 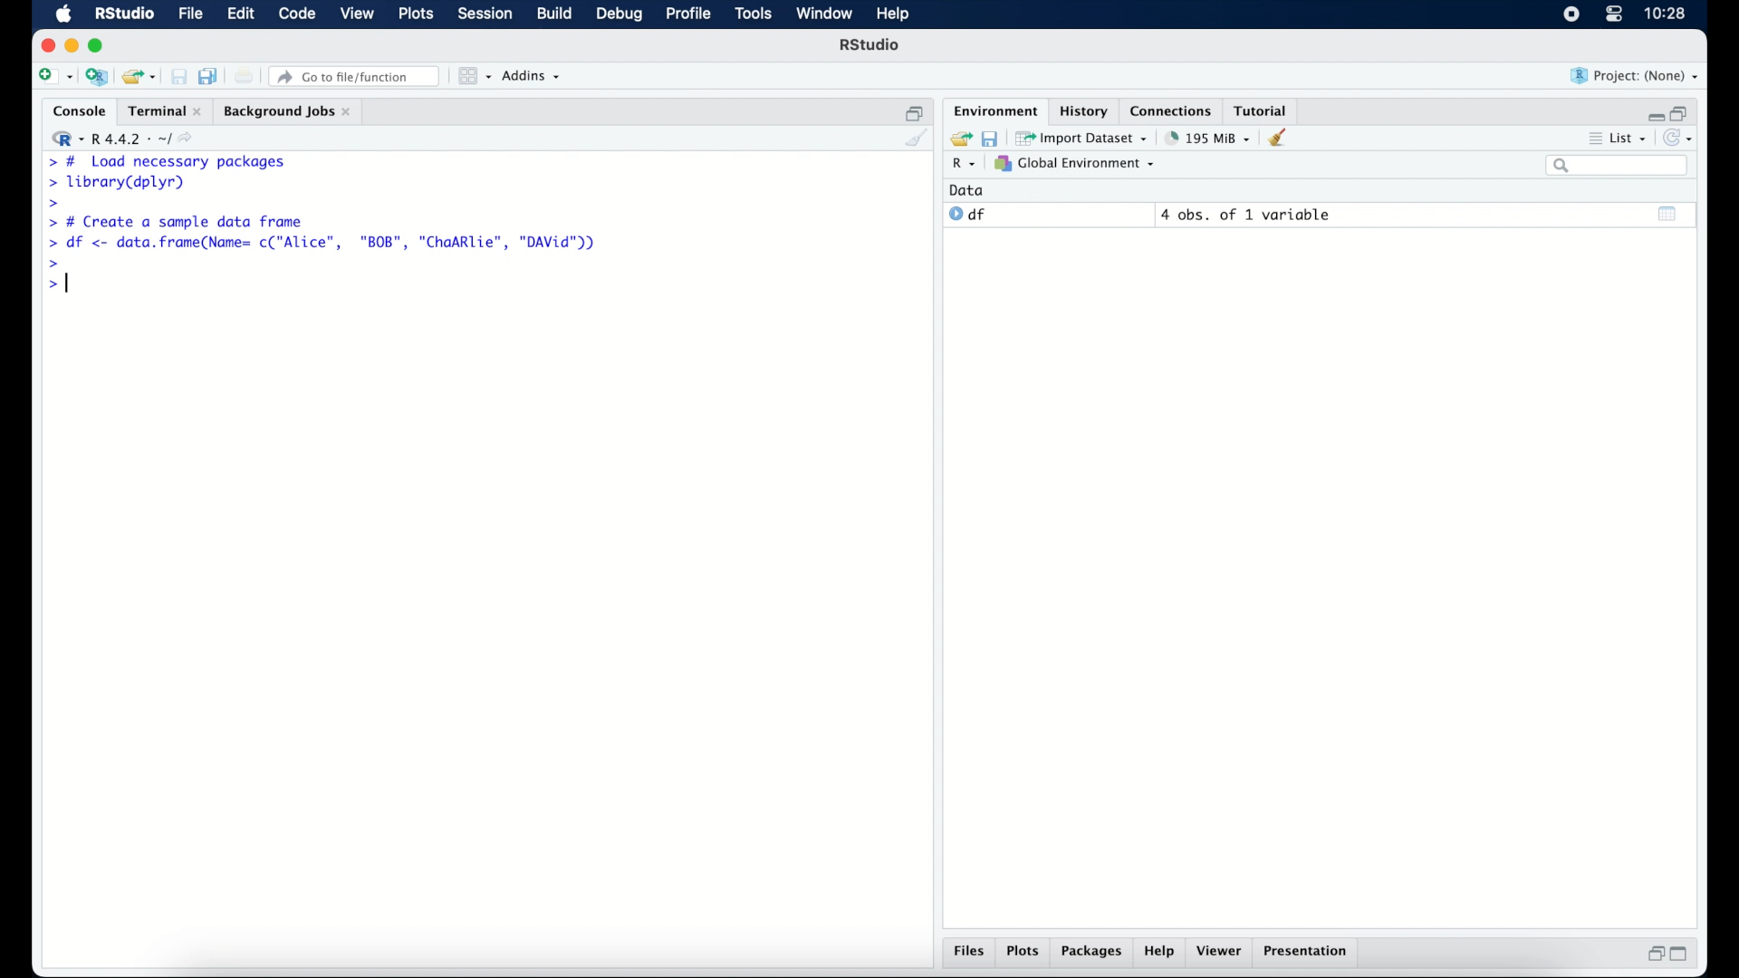 I want to click on restore down, so click(x=1683, y=111).